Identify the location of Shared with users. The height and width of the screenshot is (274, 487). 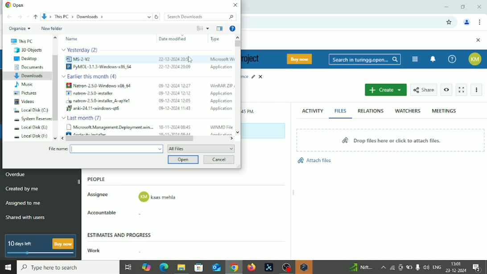
(26, 218).